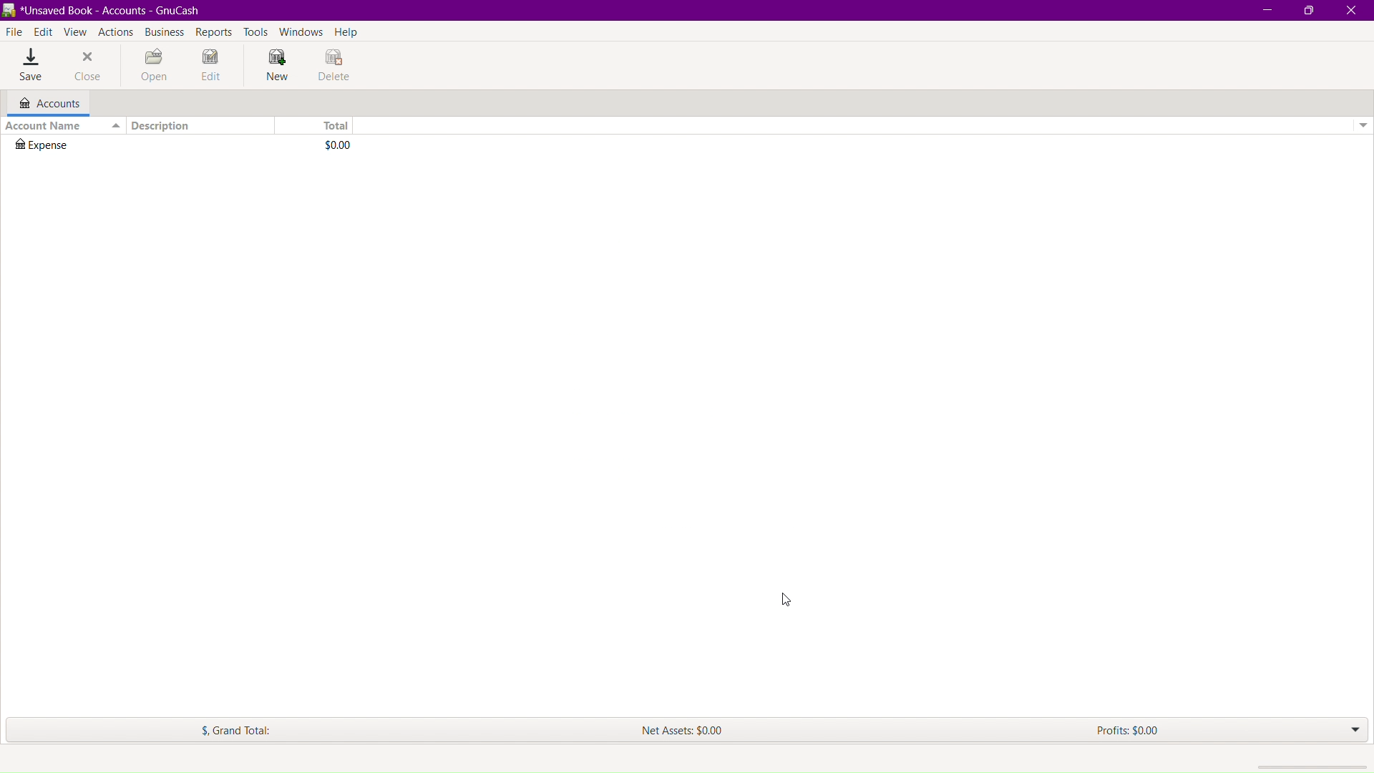  What do you see at coordinates (69, 760) in the screenshot?
I see `create a new account` at bounding box center [69, 760].